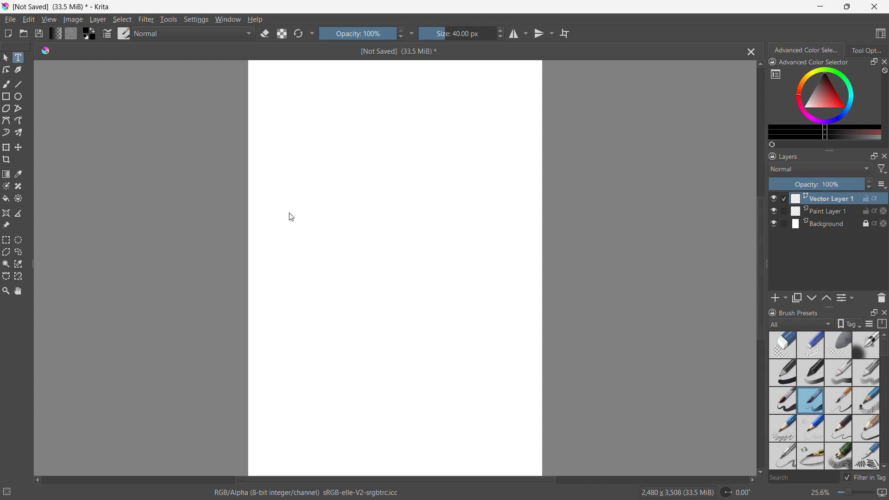 The height and width of the screenshot is (500, 889). Describe the element at coordinates (19, 120) in the screenshot. I see `freehand path tool` at that location.